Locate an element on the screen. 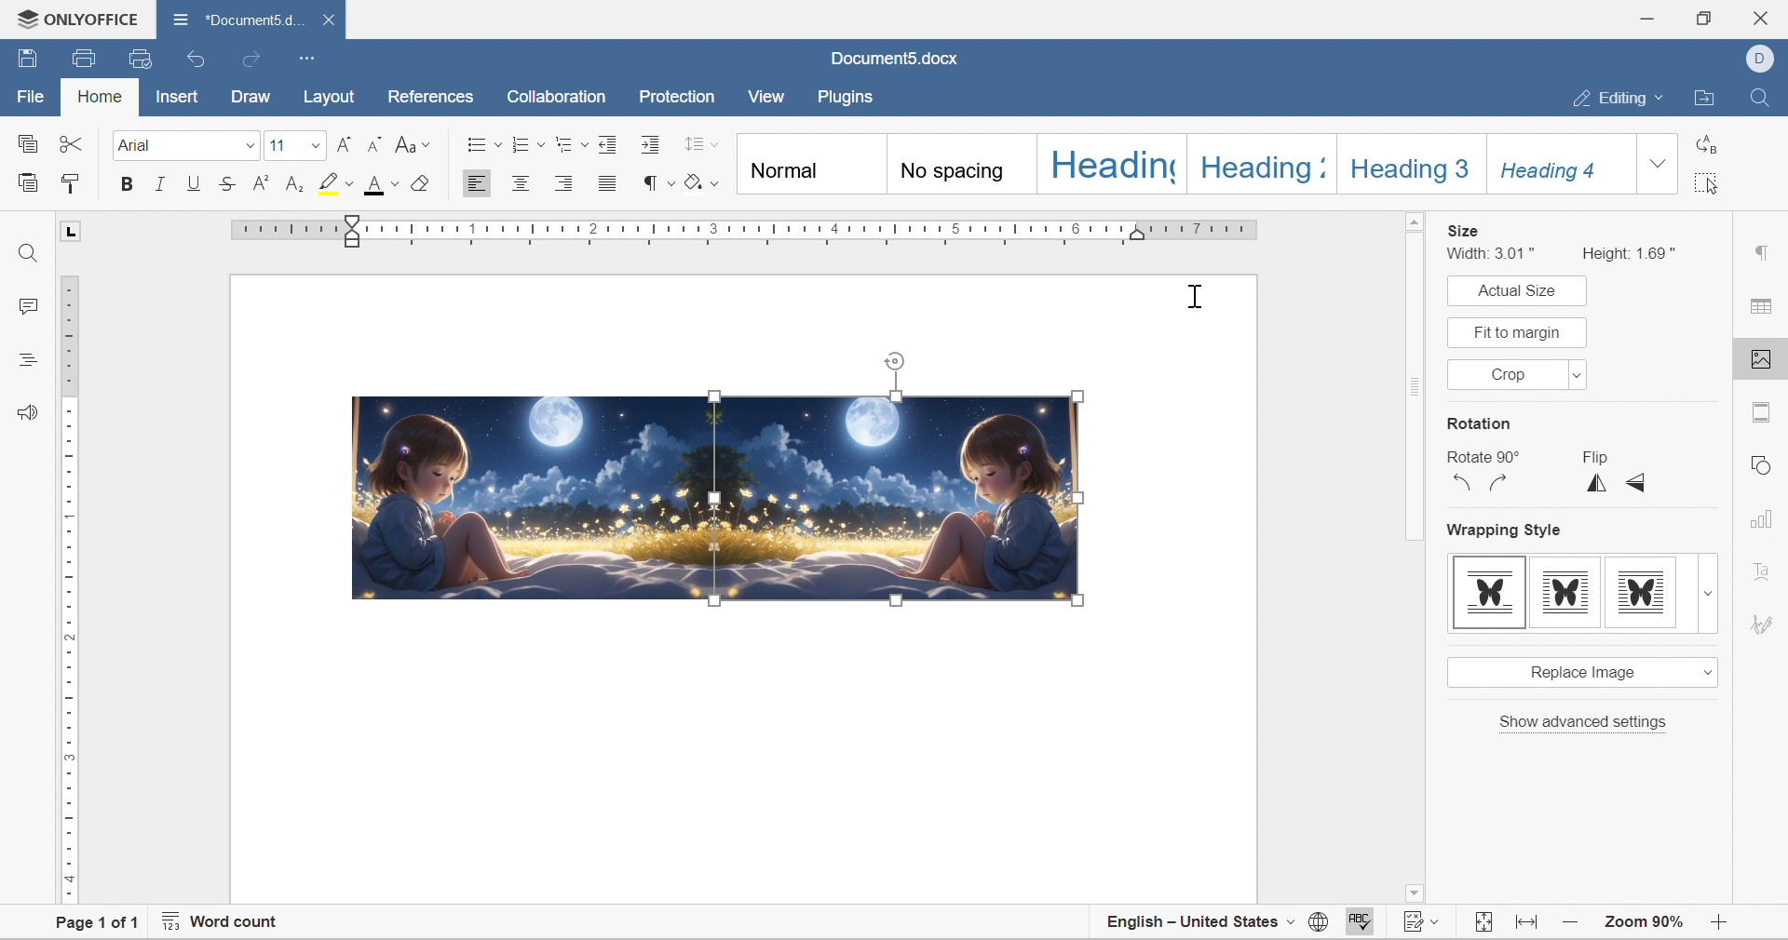  signature settings is located at coordinates (1766, 623).